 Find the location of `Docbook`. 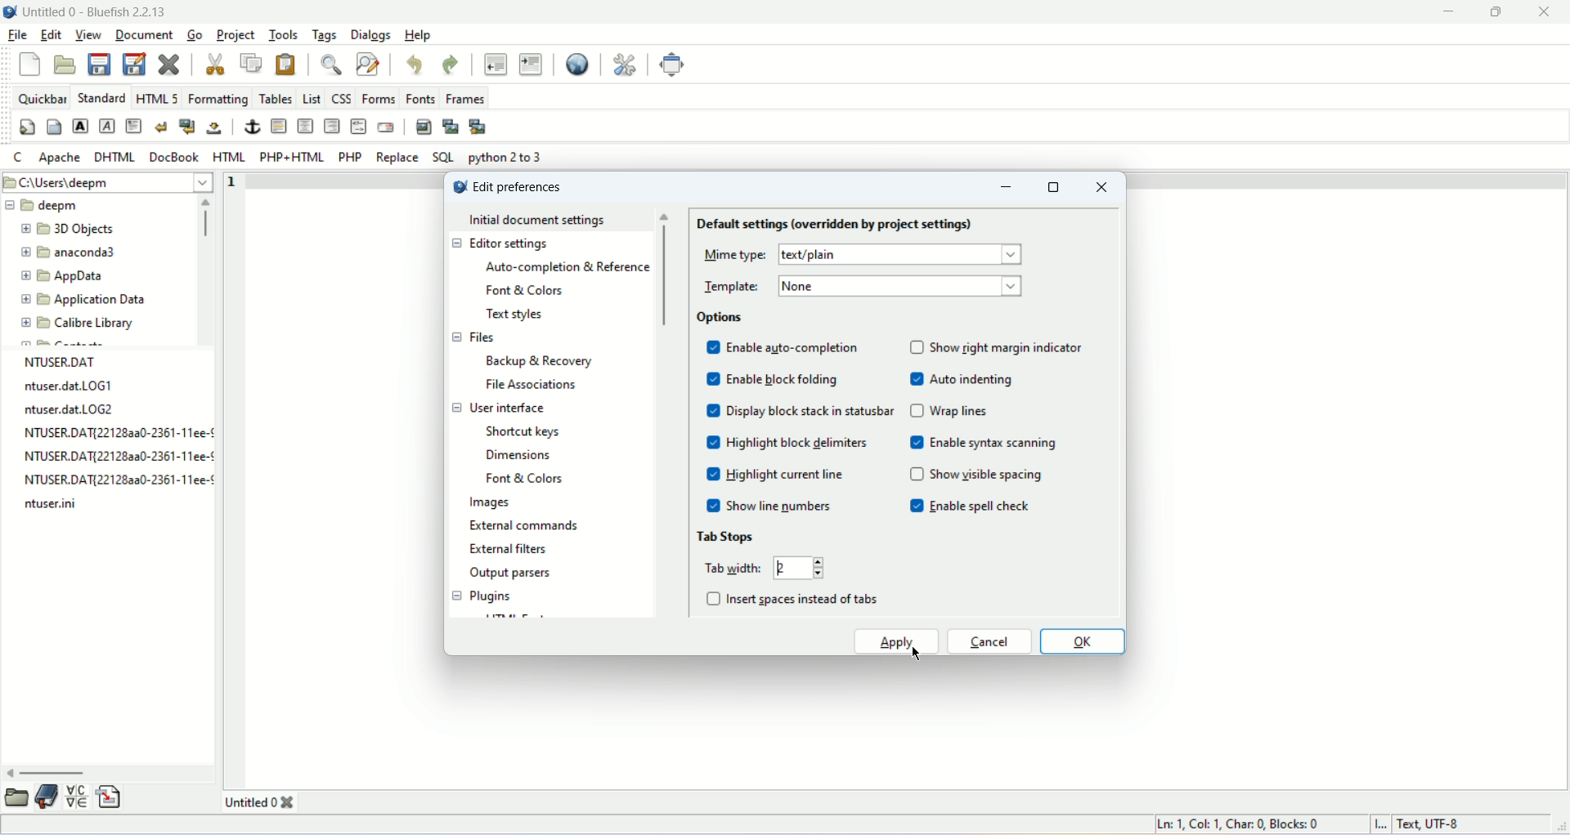

Docbook is located at coordinates (173, 157).